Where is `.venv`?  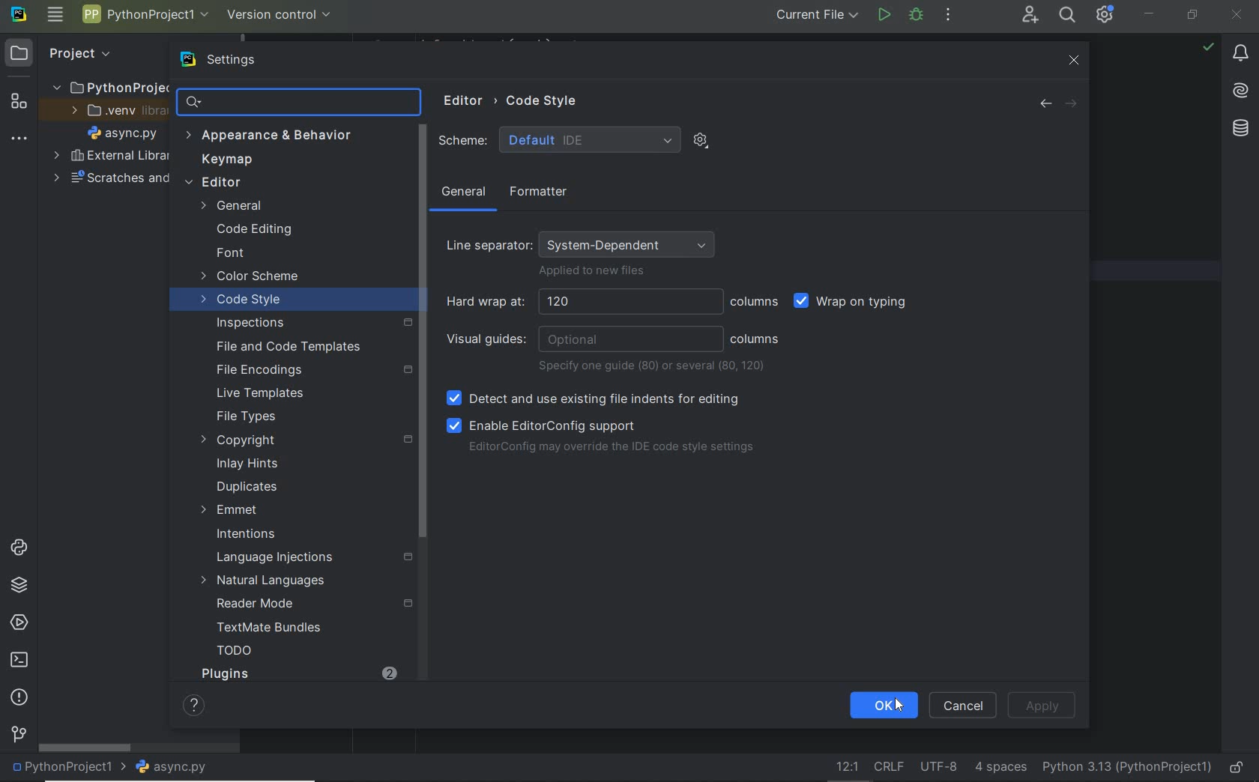
.venv is located at coordinates (114, 113).